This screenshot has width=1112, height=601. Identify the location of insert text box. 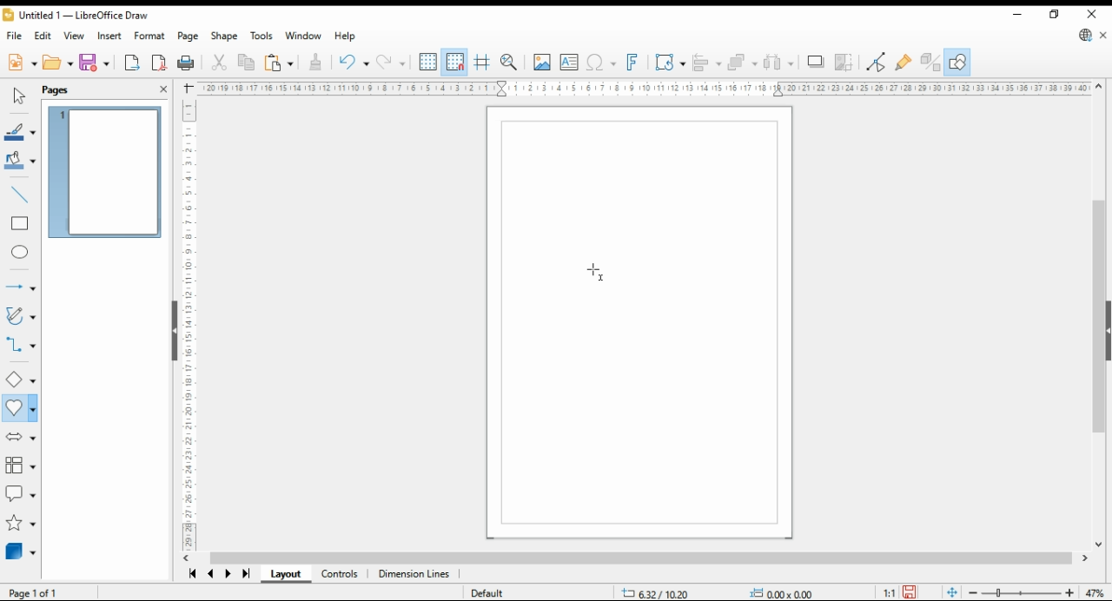
(570, 63).